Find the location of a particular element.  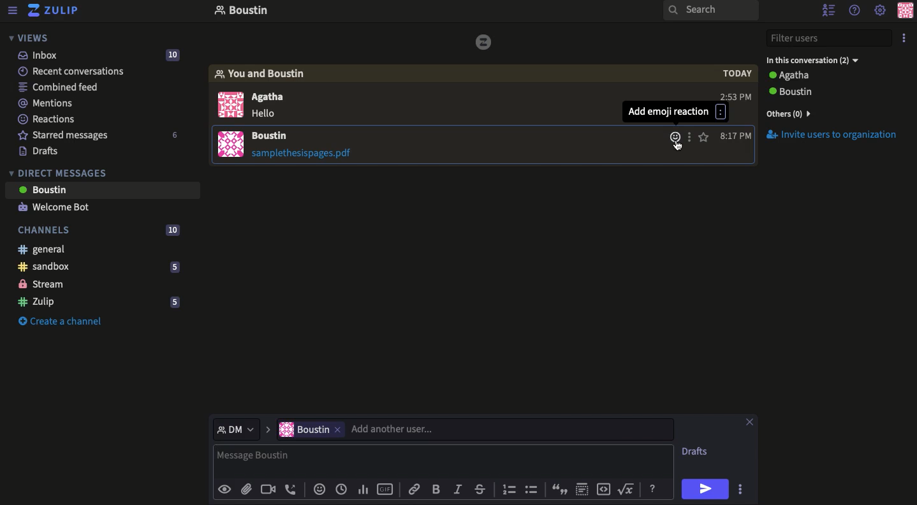

Zulip is located at coordinates (54, 10).